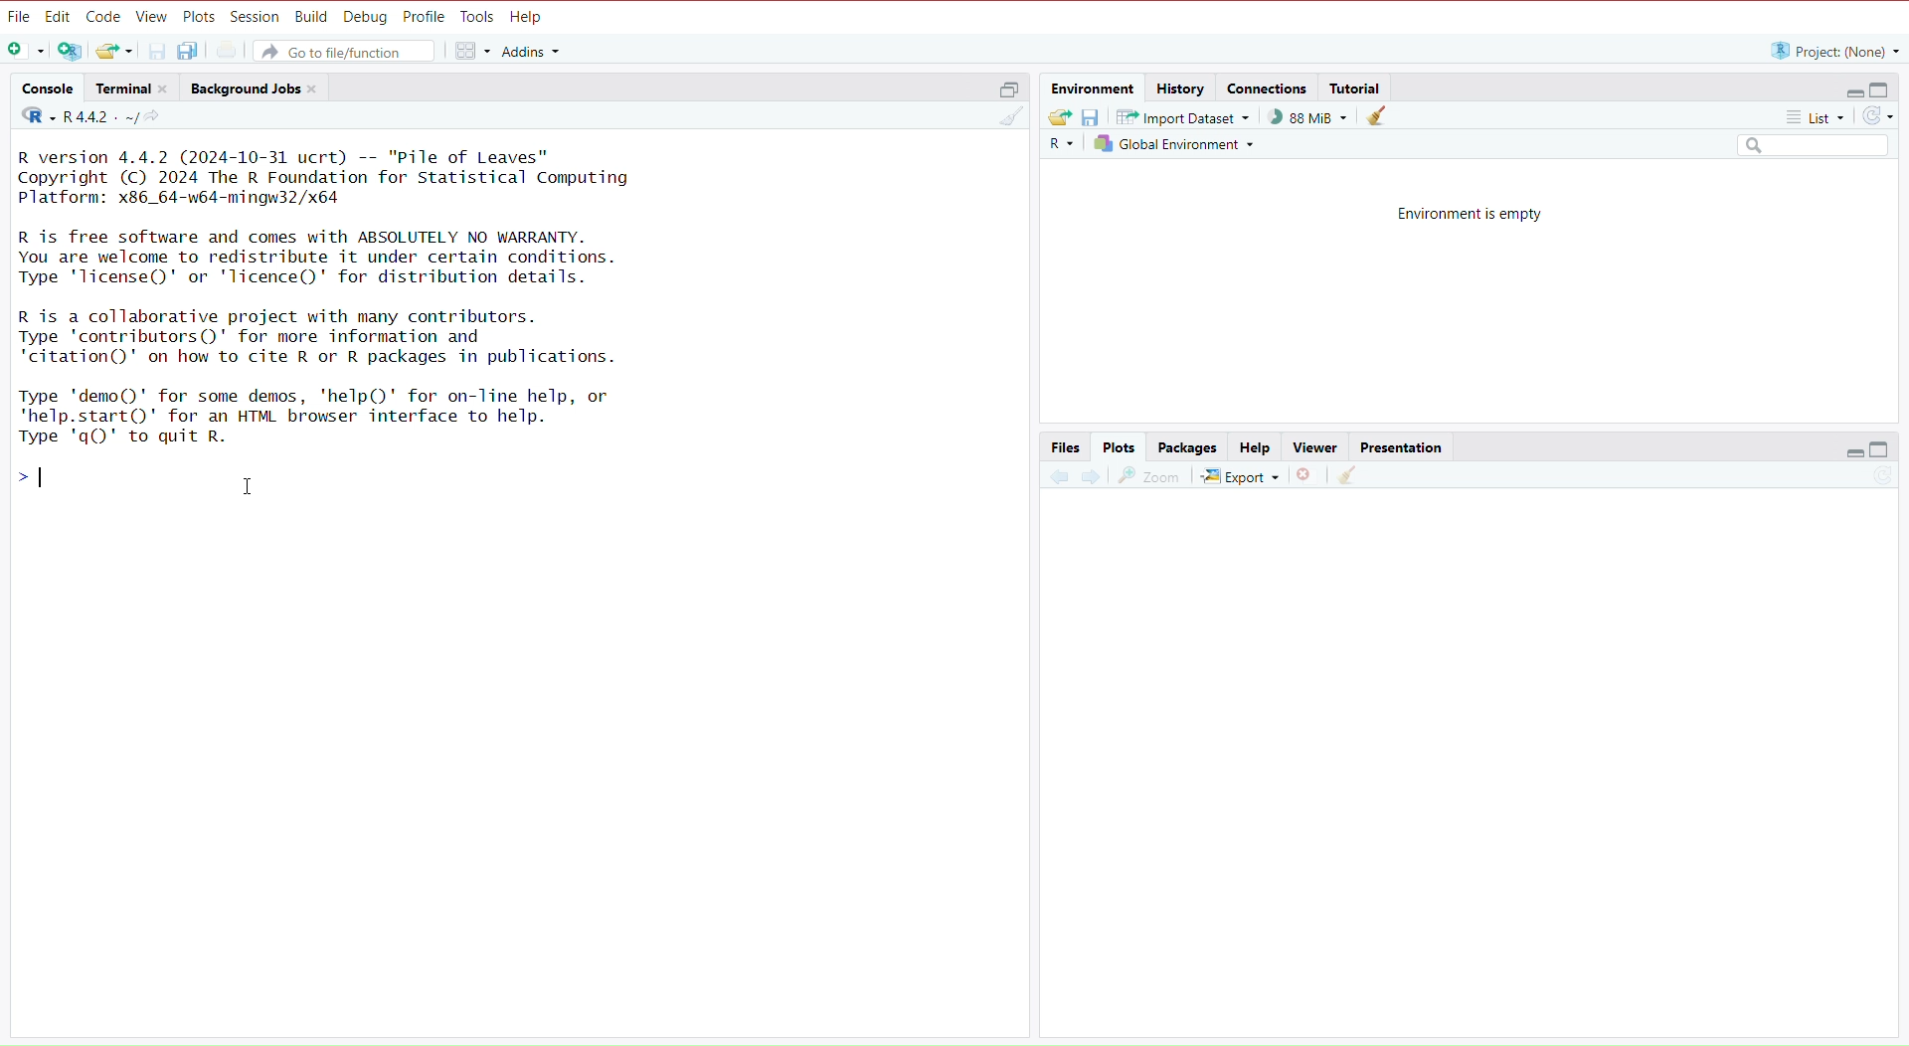 The height and width of the screenshot is (1046, 1909). Describe the element at coordinates (1471, 211) in the screenshot. I see `Environment is empty` at that location.